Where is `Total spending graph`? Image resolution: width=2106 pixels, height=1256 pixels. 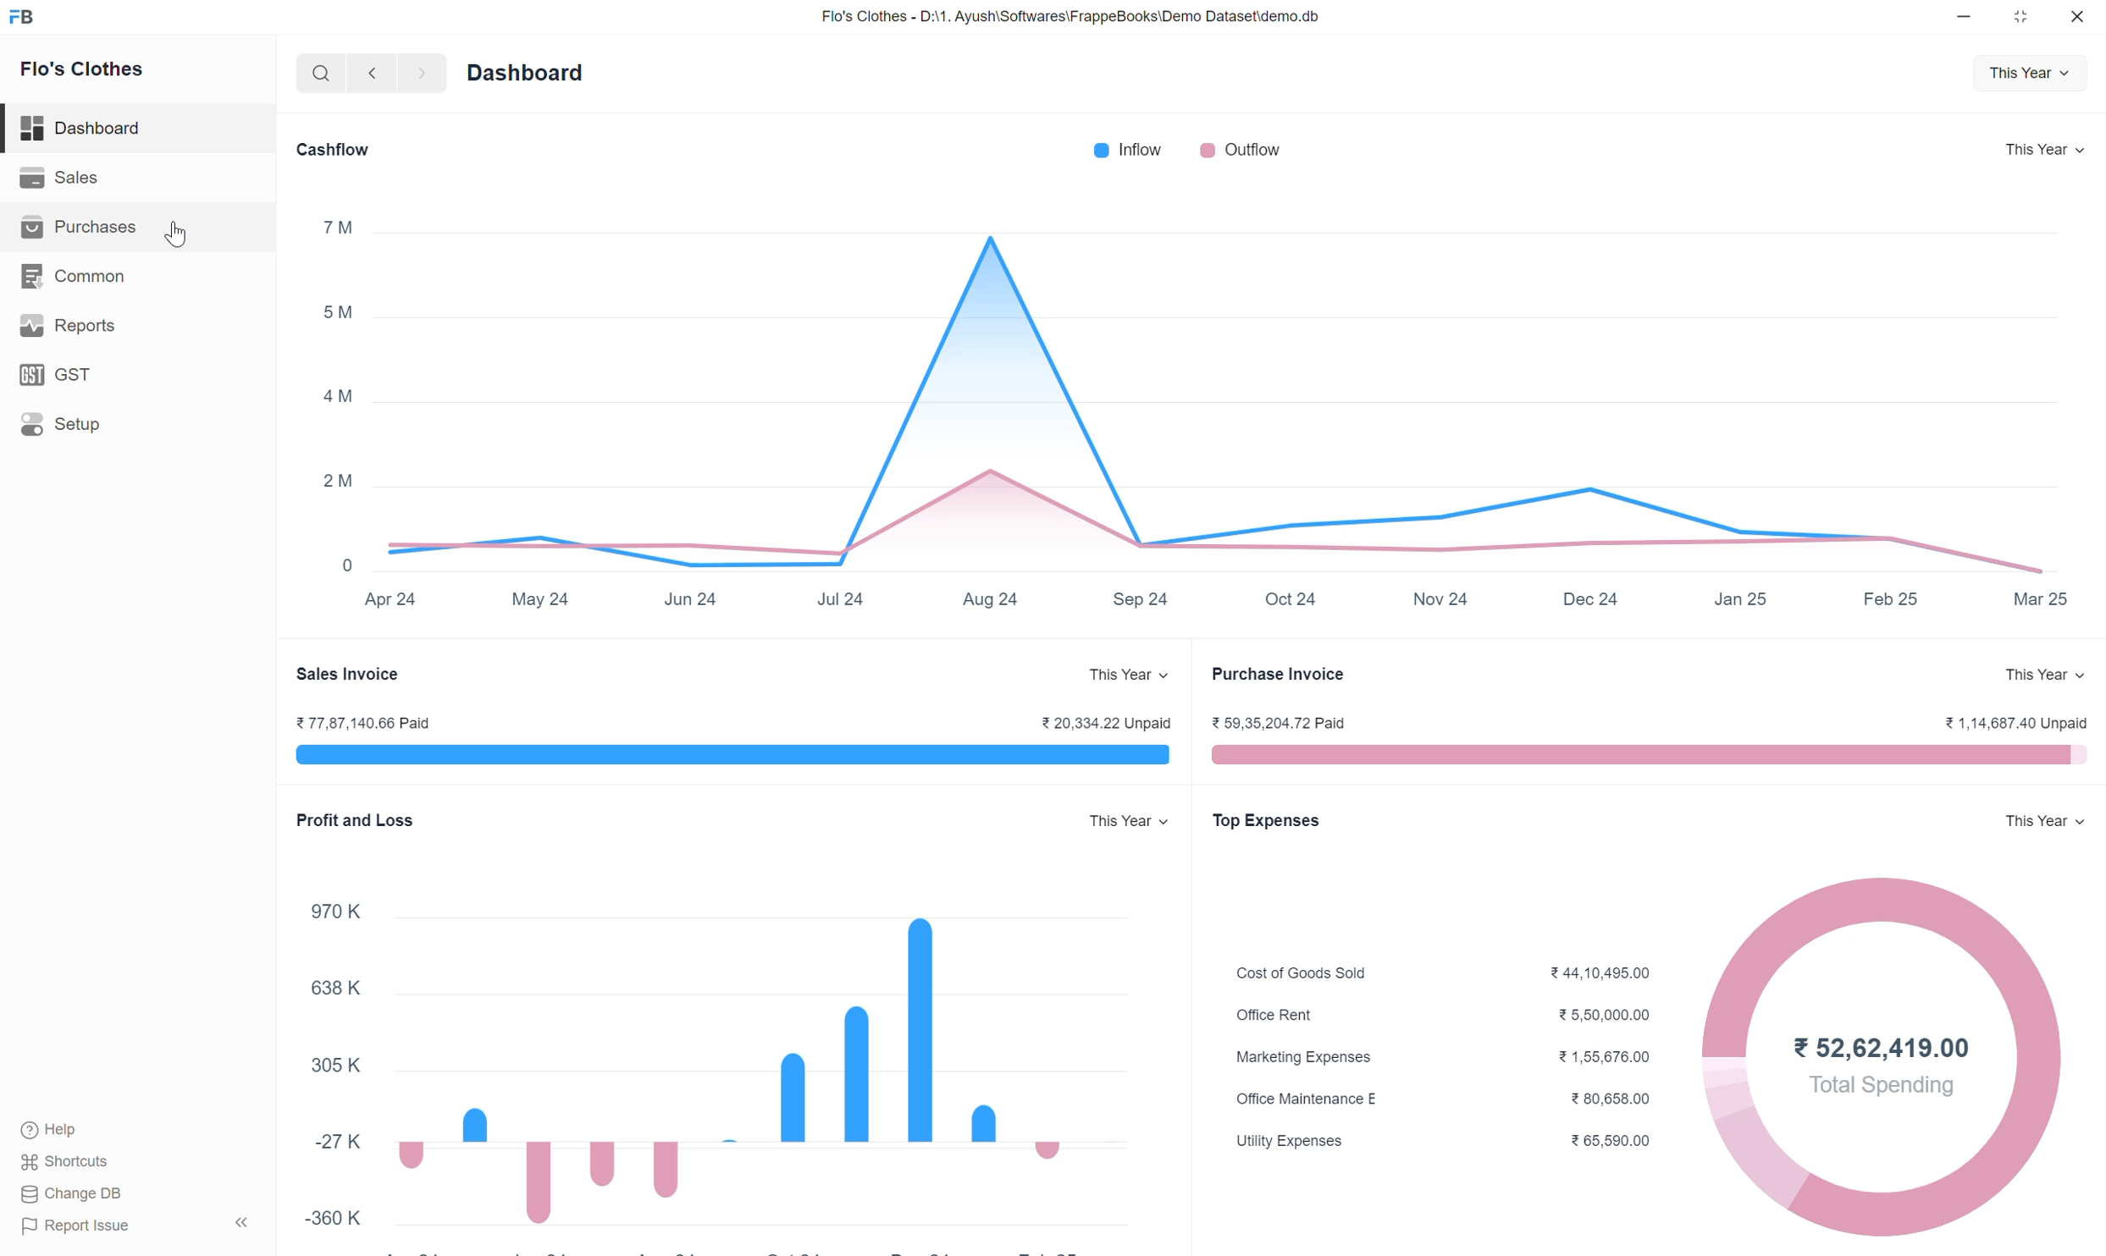 Total spending graph is located at coordinates (1728, 1067).